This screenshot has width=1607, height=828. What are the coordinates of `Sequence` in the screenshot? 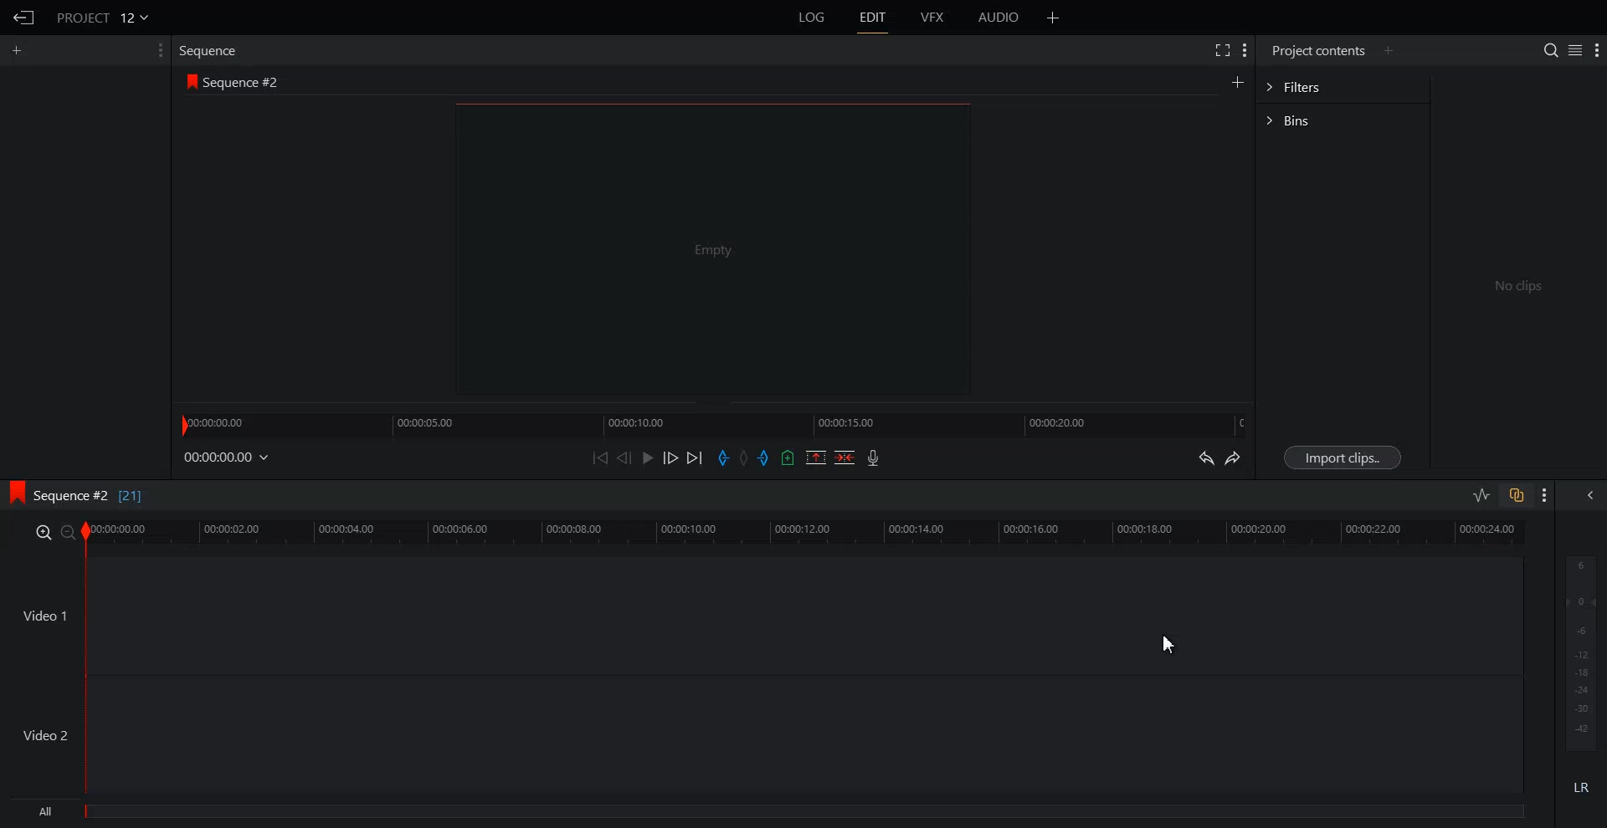 It's located at (212, 49).